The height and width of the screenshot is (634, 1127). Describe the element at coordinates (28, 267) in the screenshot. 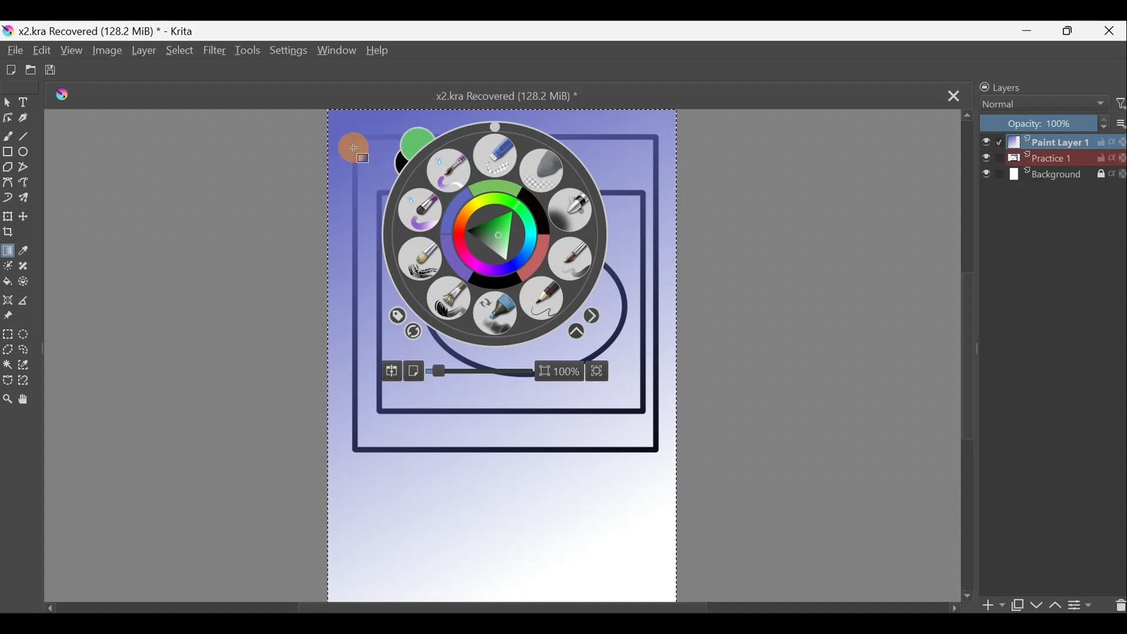

I see `Smart patch tool` at that location.